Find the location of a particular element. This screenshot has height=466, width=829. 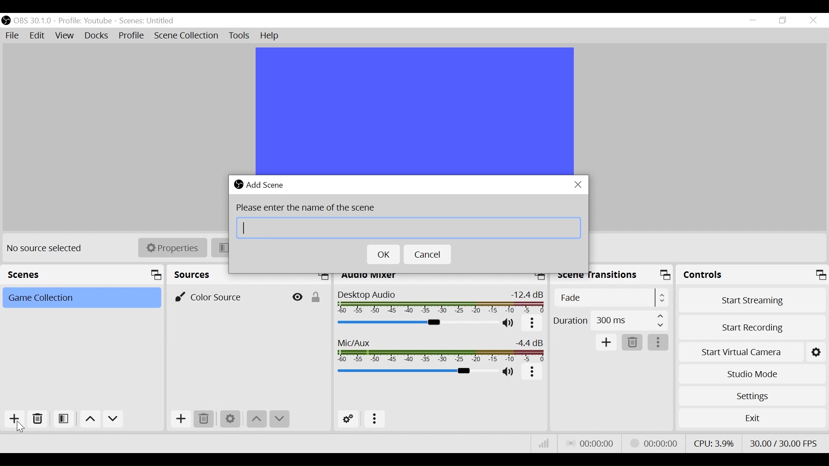

Tools is located at coordinates (239, 36).